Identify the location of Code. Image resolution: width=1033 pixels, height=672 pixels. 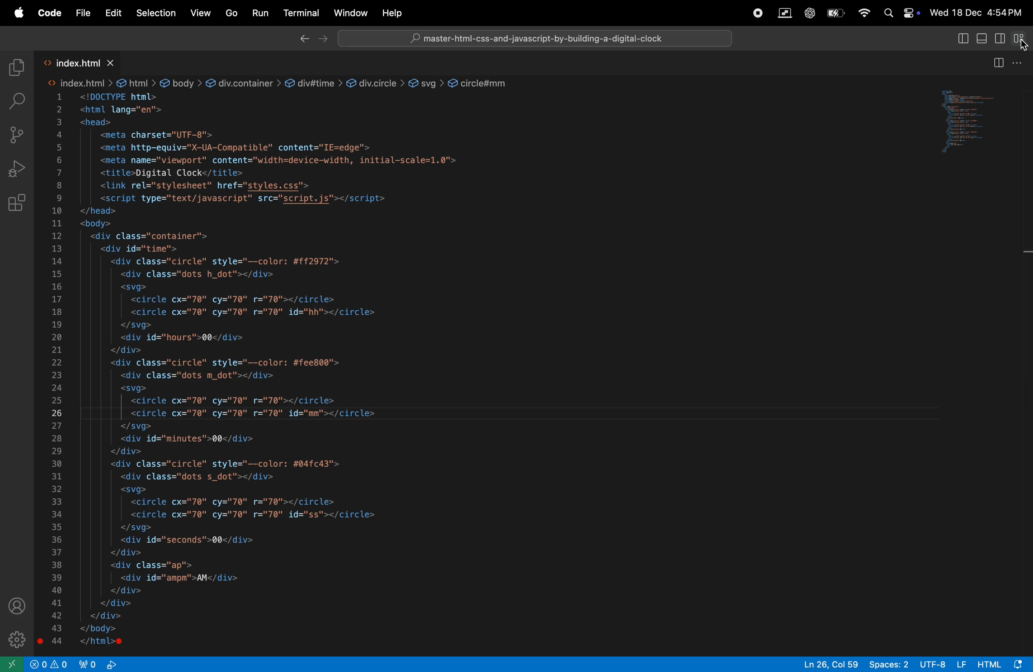
(49, 13).